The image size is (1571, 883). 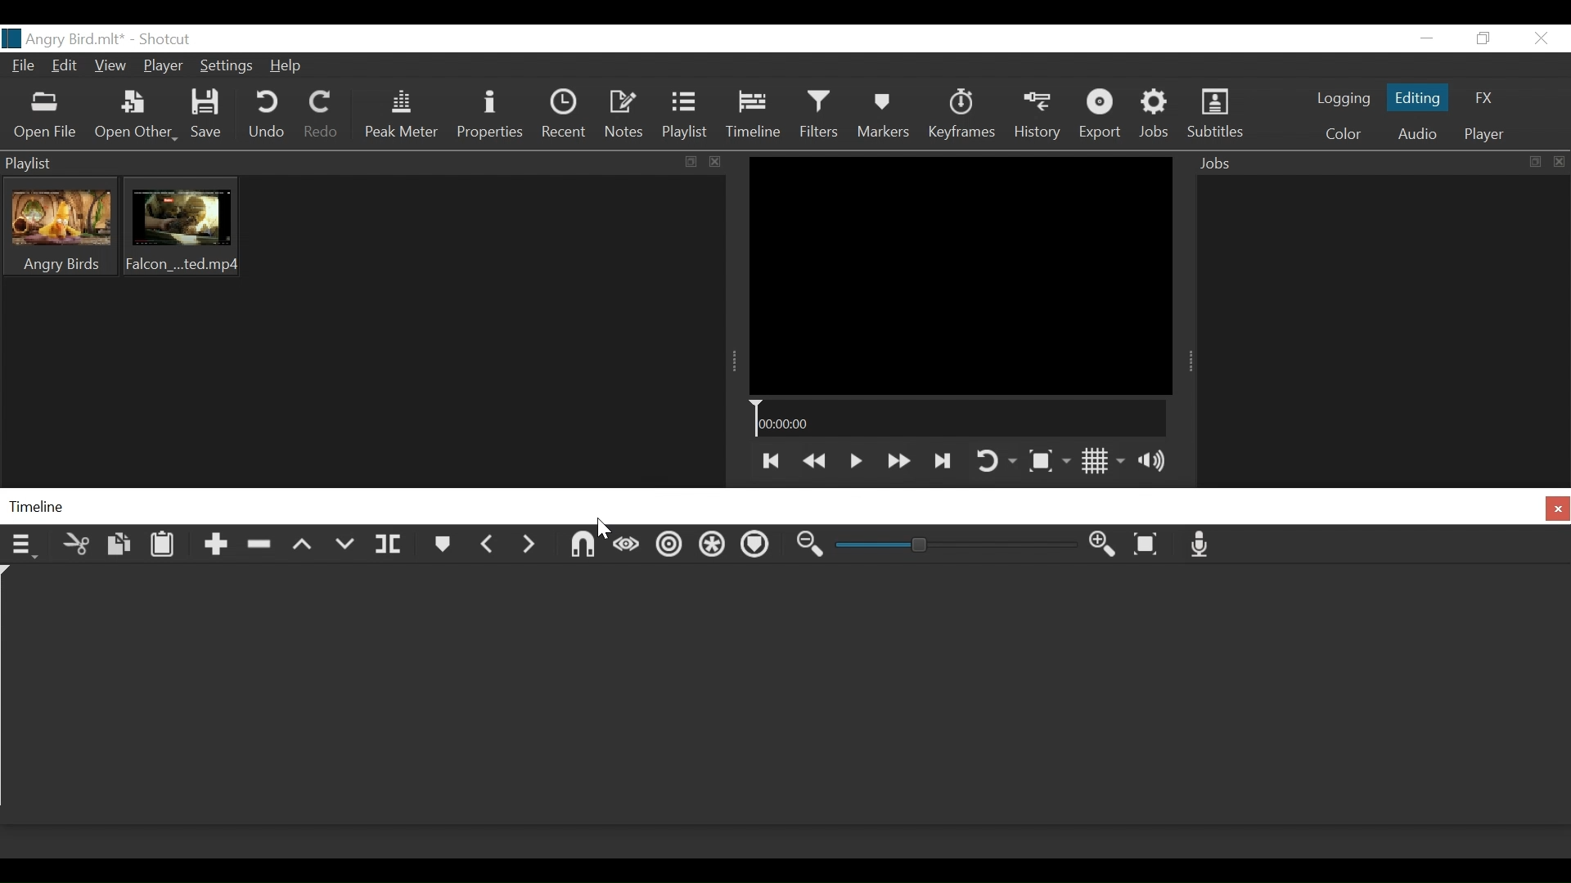 What do you see at coordinates (230, 65) in the screenshot?
I see `Settings` at bounding box center [230, 65].